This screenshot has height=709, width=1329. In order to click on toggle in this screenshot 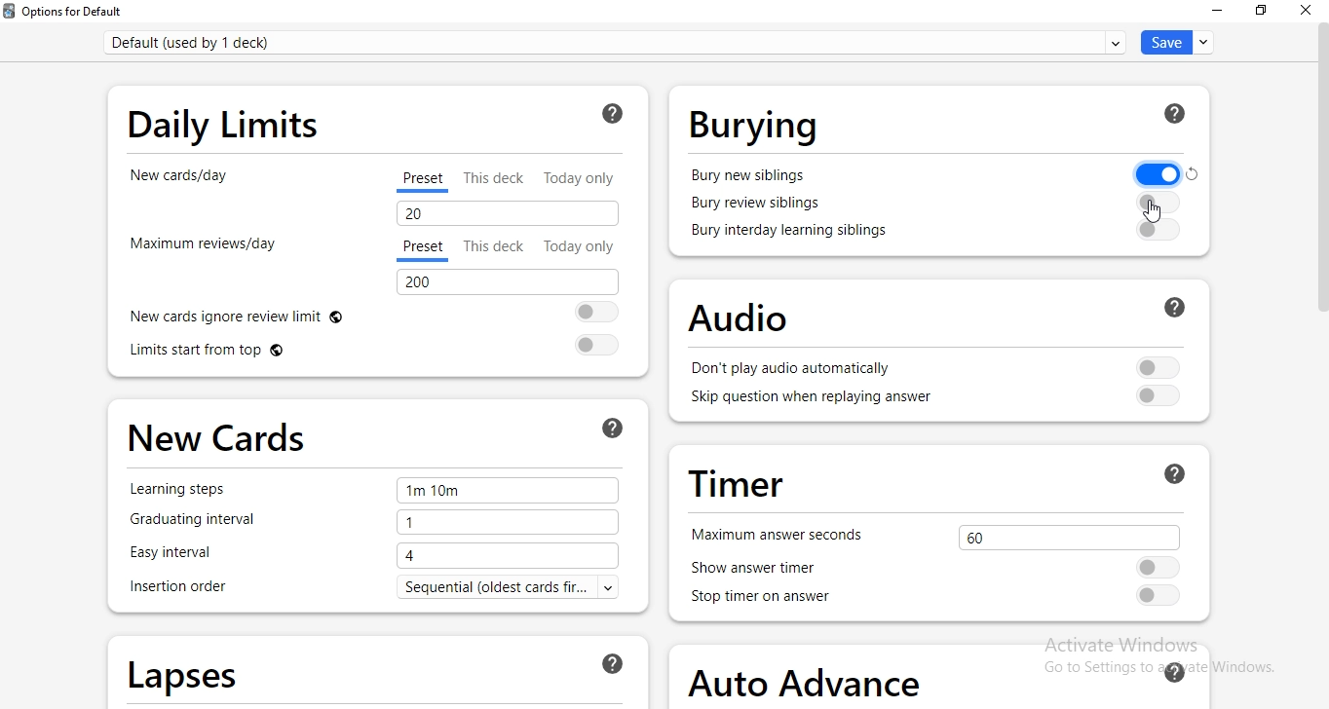, I will do `click(1158, 397)`.